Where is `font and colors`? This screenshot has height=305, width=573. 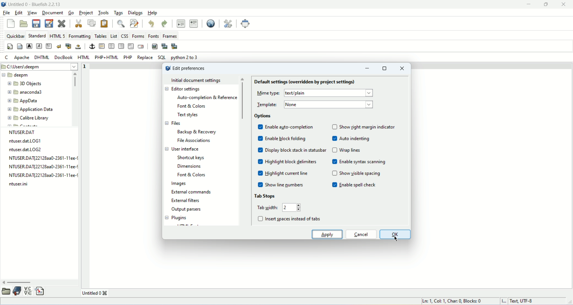
font and colors is located at coordinates (192, 175).